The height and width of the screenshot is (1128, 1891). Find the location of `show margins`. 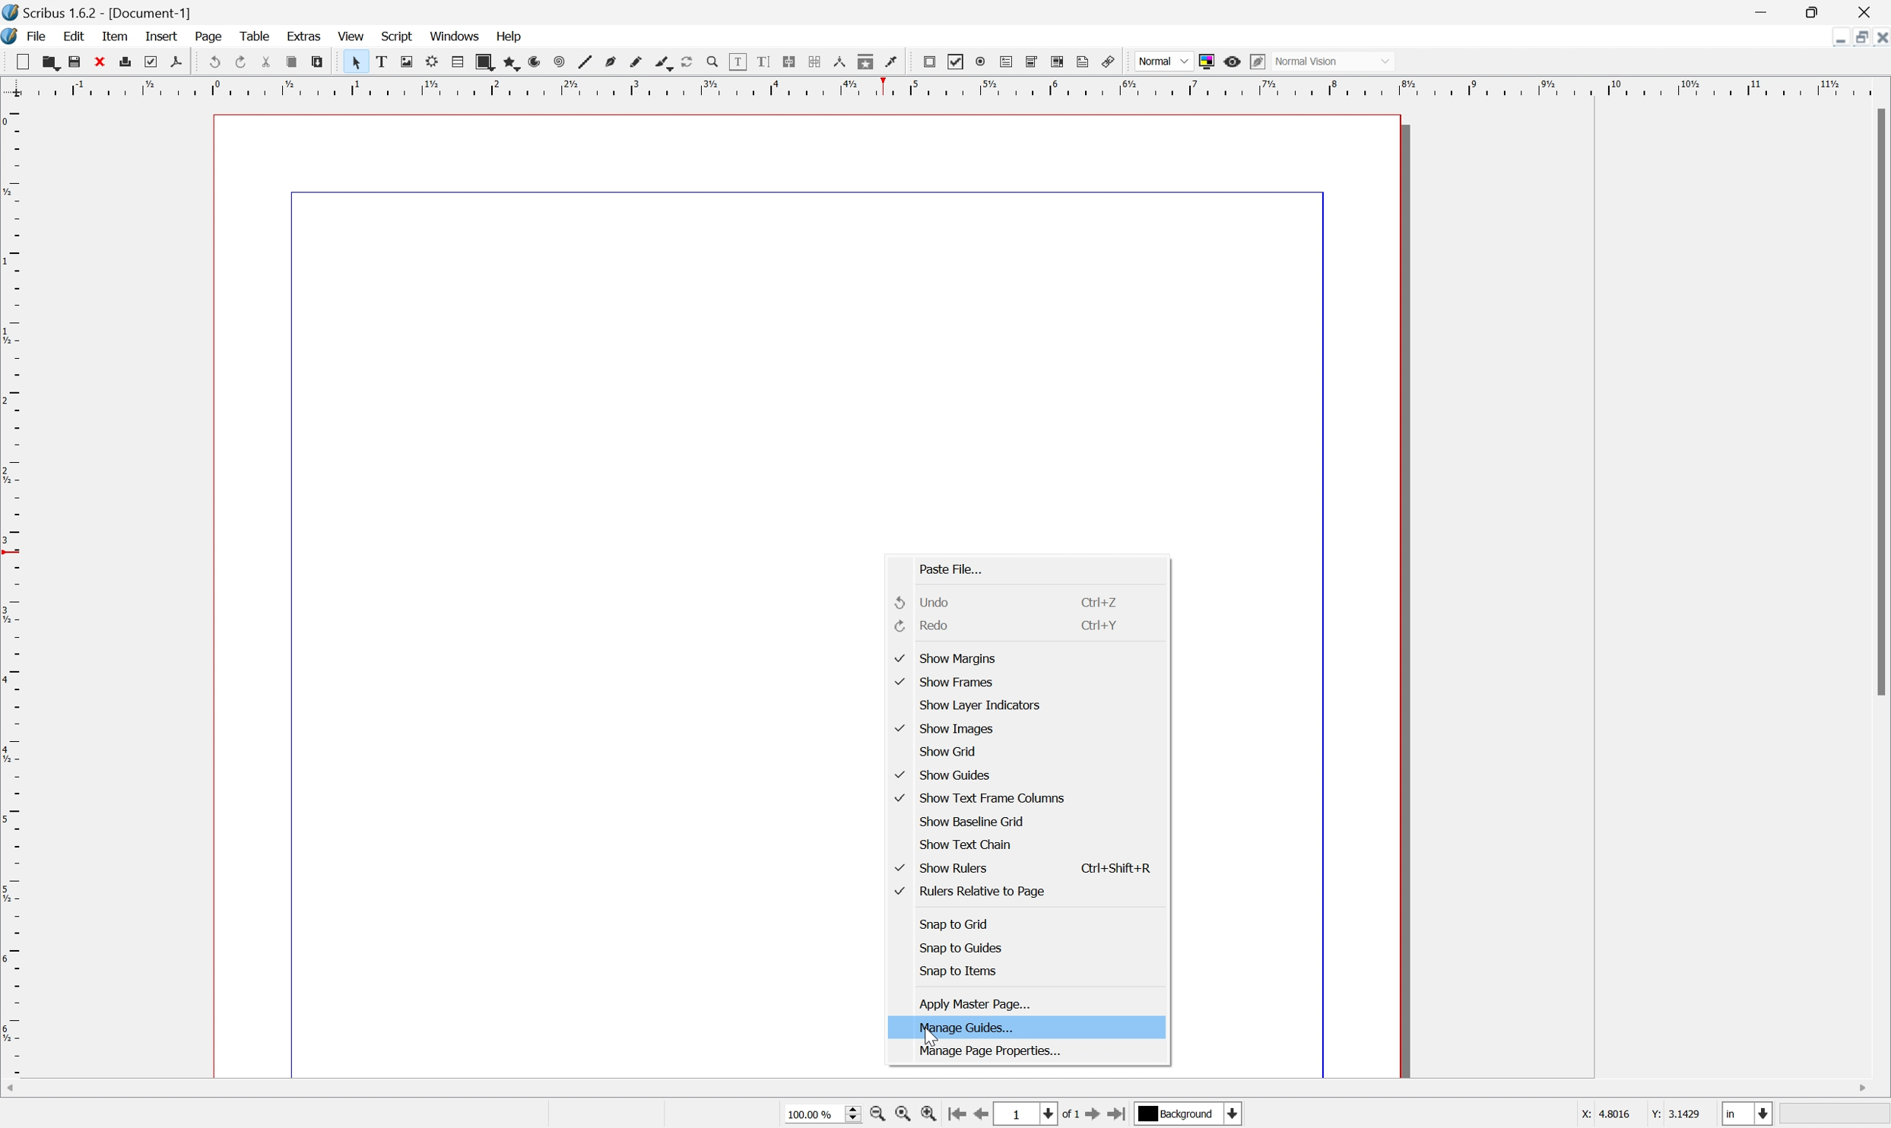

show margins is located at coordinates (946, 657).